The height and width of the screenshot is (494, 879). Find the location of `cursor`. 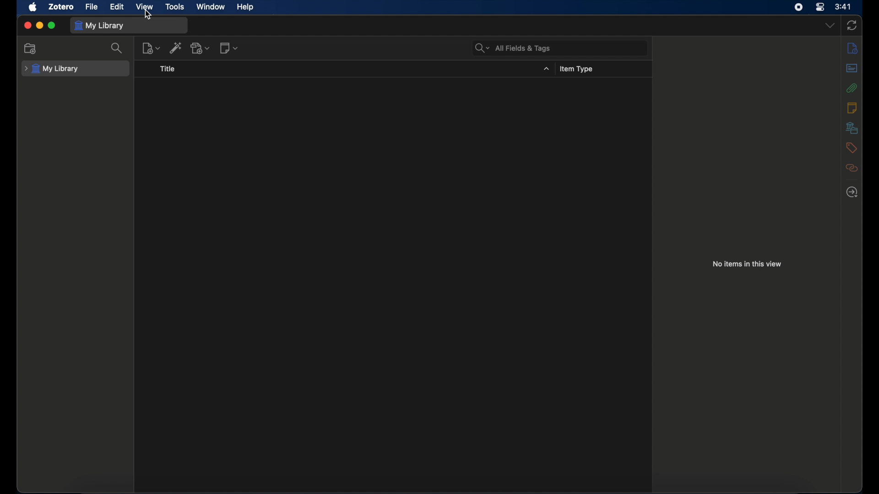

cursor is located at coordinates (148, 15).